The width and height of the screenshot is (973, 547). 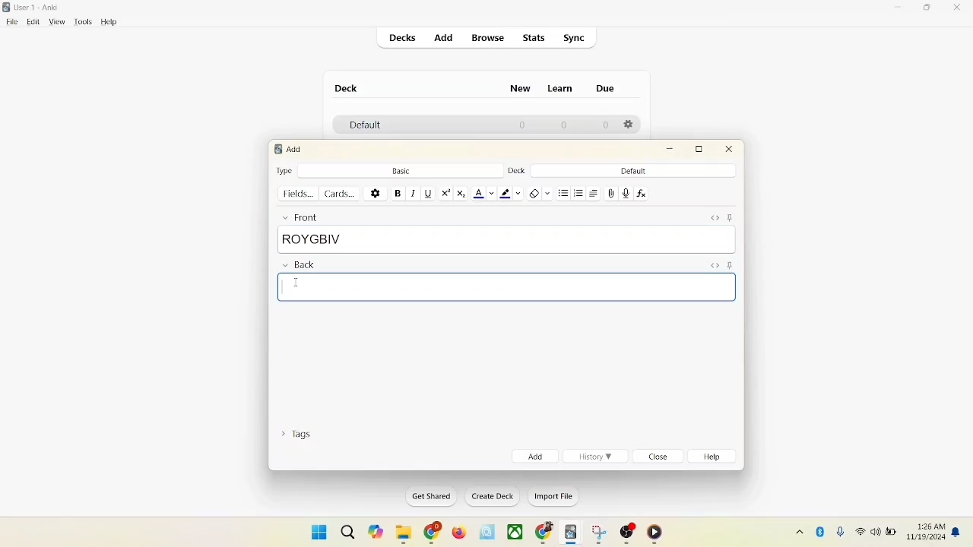 What do you see at coordinates (442, 37) in the screenshot?
I see `add` at bounding box center [442, 37].